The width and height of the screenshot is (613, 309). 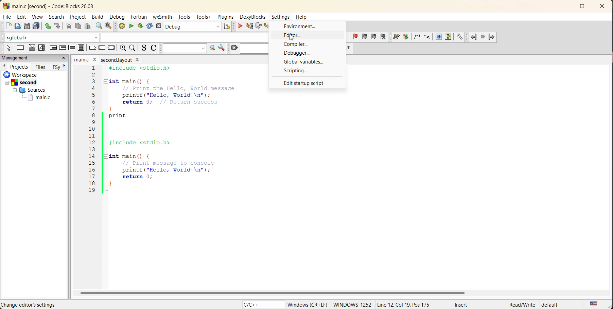 I want to click on Jump back, so click(x=473, y=37).